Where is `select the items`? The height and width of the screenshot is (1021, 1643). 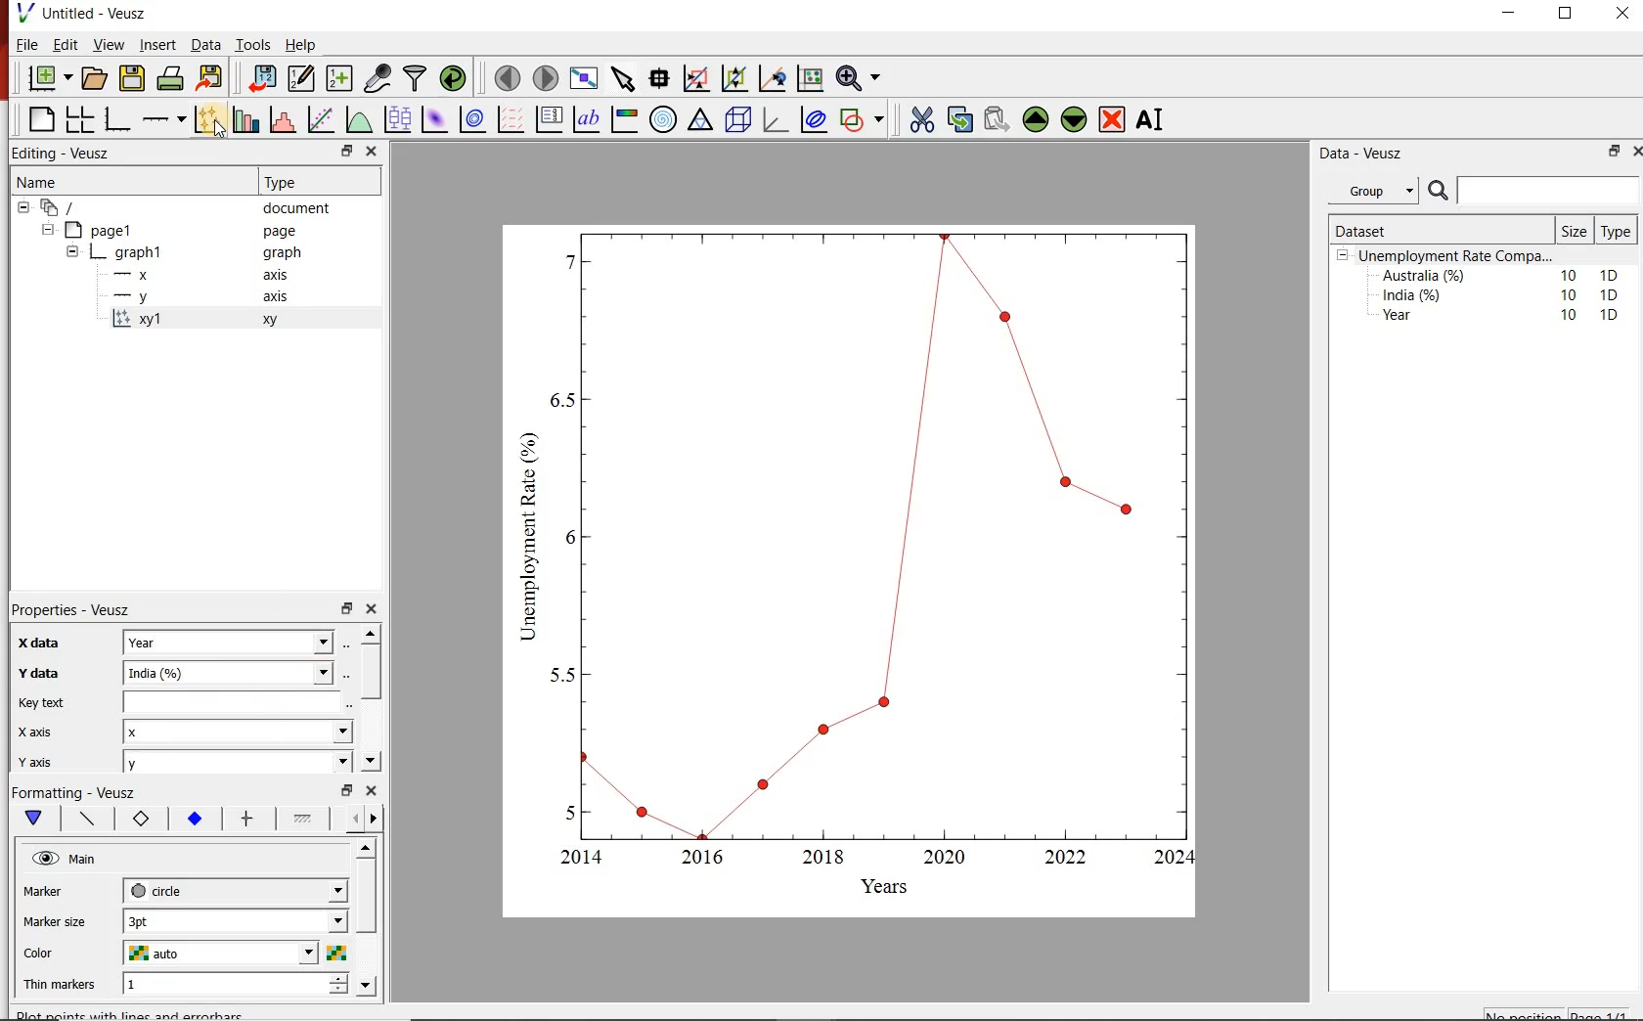 select the items is located at coordinates (625, 76).